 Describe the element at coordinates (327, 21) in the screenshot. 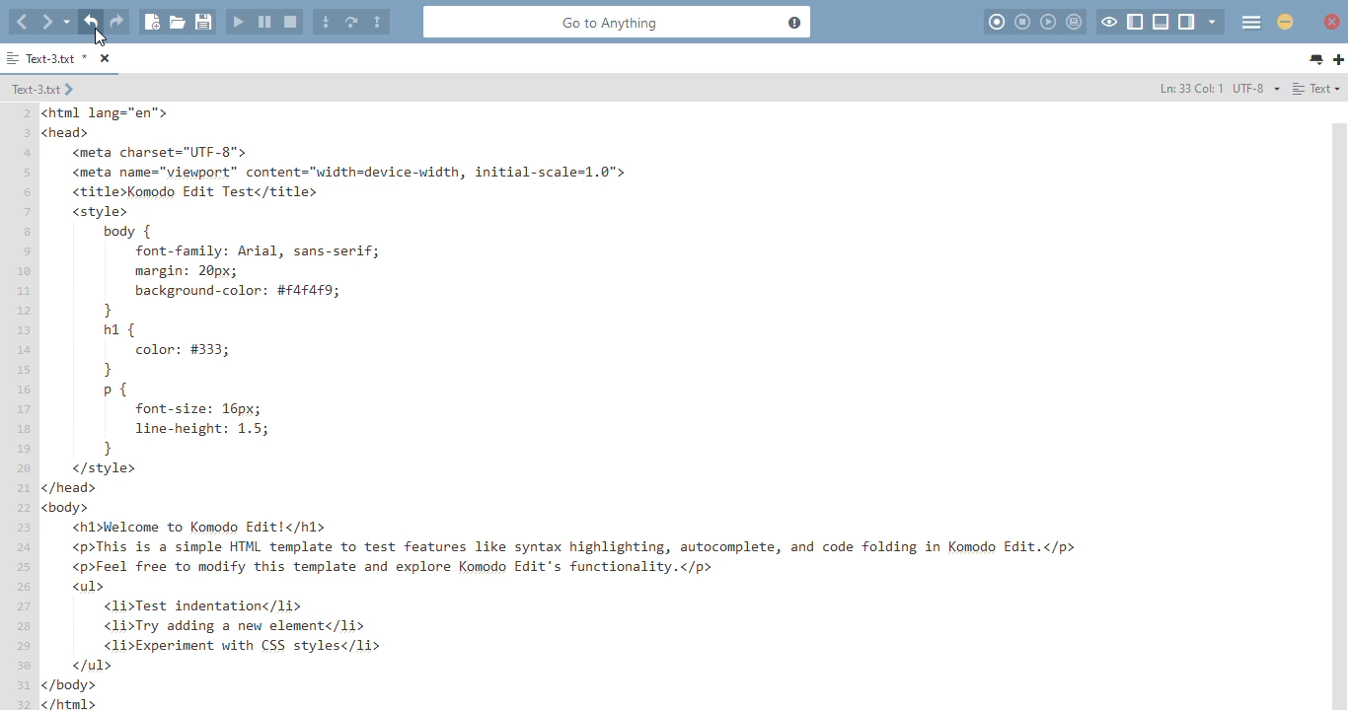

I see `step into the code in the current line` at that location.